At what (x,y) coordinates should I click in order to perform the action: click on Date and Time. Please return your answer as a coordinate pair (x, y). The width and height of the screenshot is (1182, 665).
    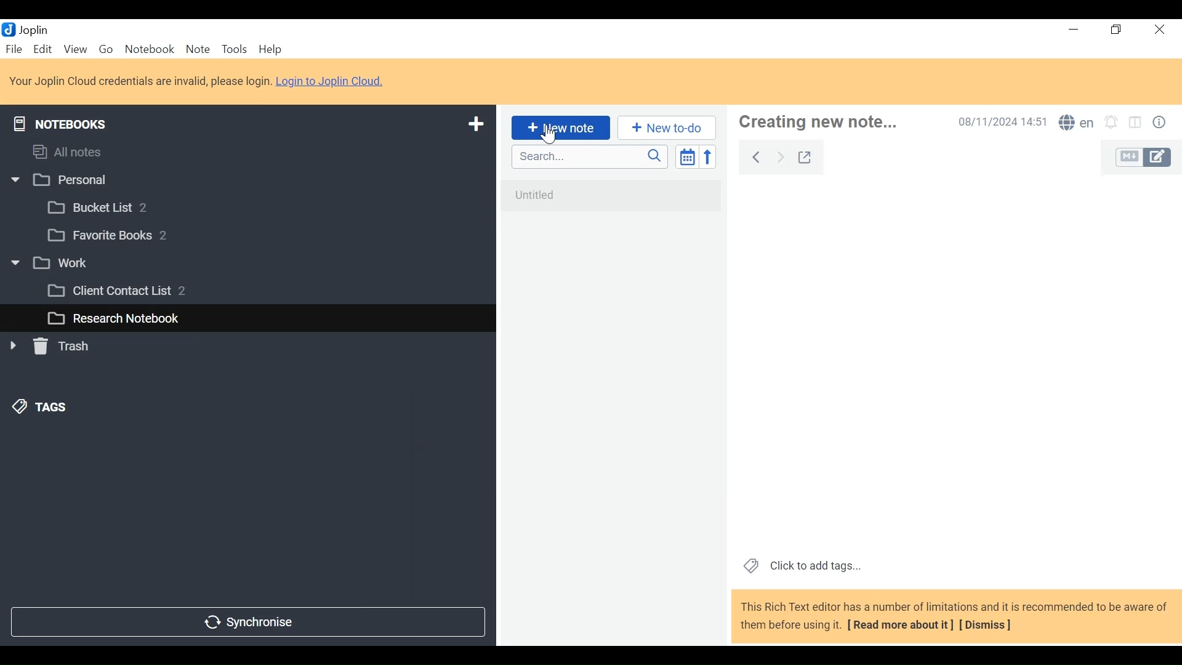
    Looking at the image, I should click on (999, 121).